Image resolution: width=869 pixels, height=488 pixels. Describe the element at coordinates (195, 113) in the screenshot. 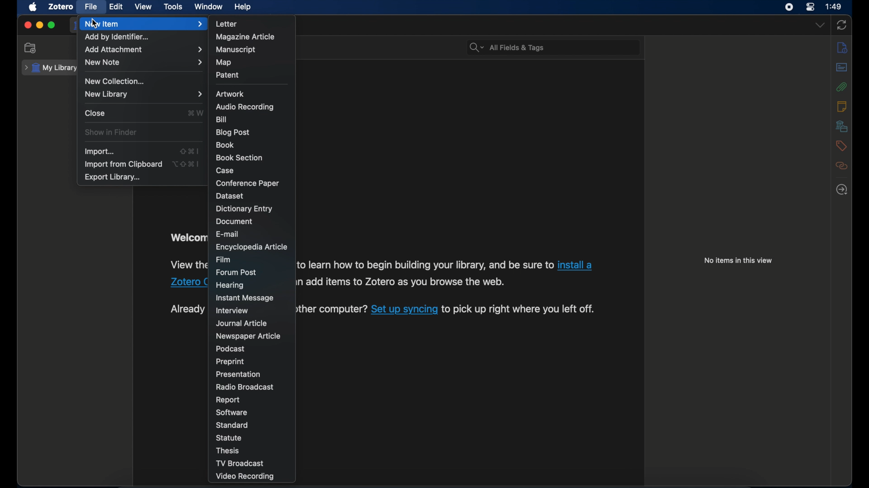

I see `command + W` at that location.